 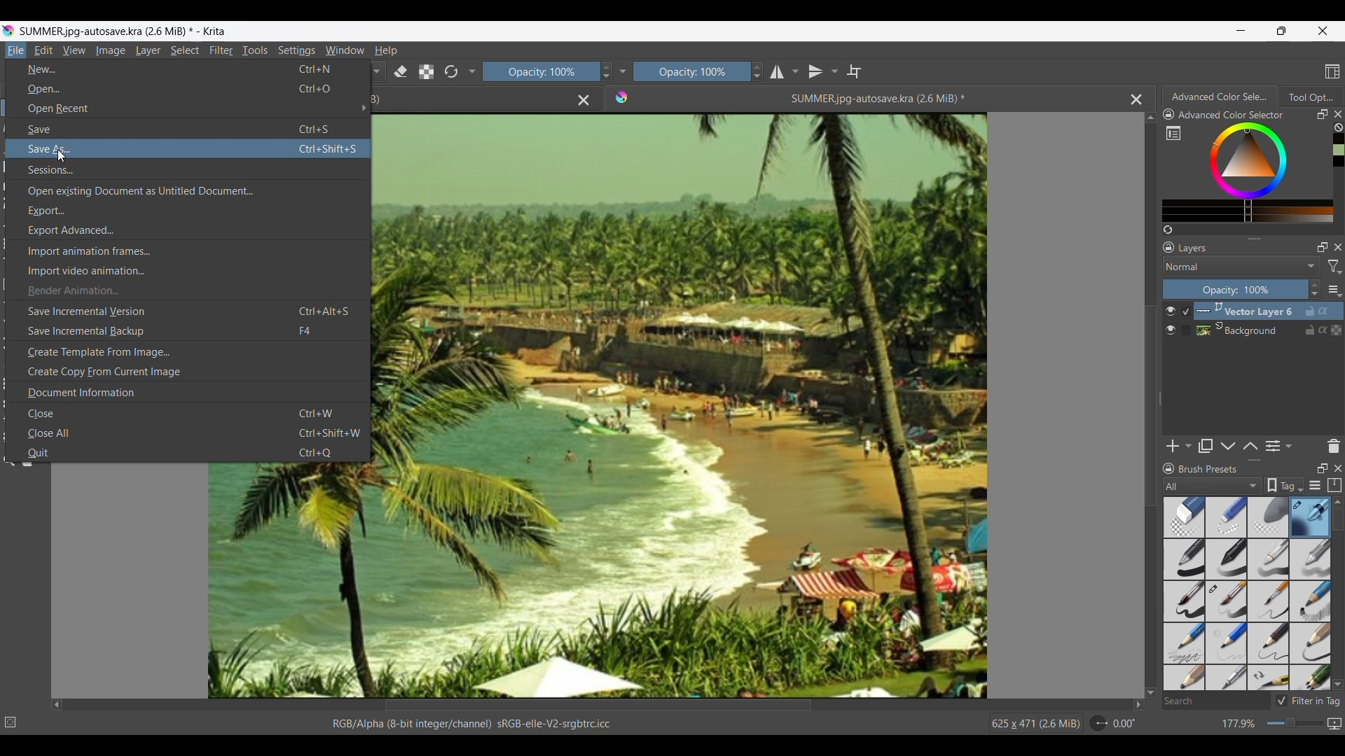 I want to click on Tools, so click(x=255, y=50).